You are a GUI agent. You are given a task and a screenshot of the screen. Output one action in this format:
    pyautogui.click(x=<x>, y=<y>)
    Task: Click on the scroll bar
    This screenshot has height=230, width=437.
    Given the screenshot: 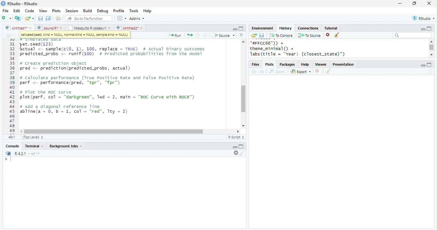 What is the action you would take?
    pyautogui.click(x=114, y=132)
    